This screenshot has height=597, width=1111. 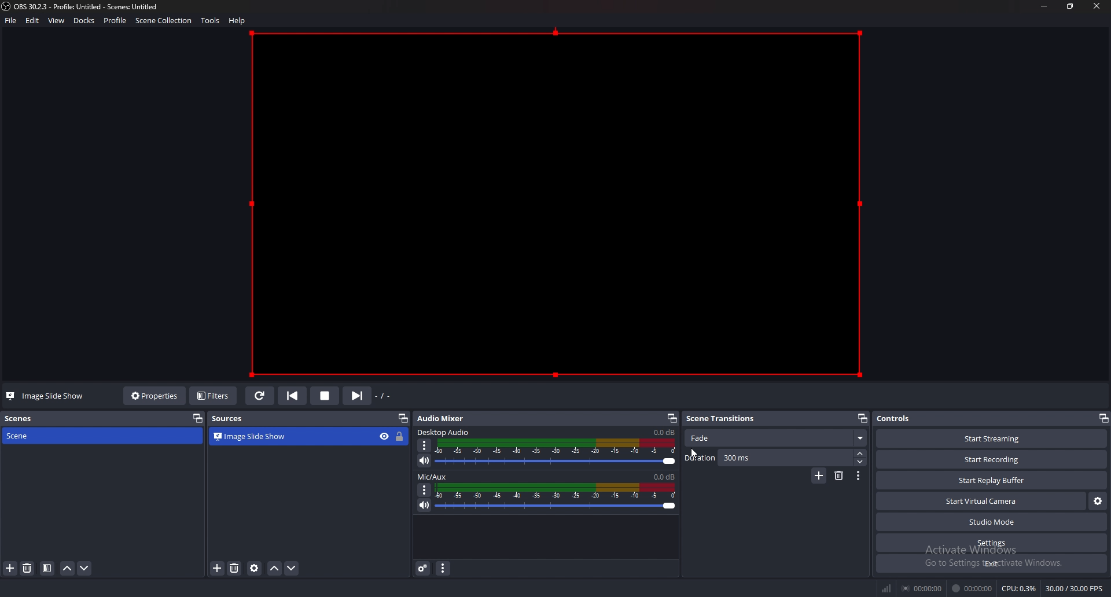 What do you see at coordinates (435, 477) in the screenshot?
I see `mic/aux` at bounding box center [435, 477].